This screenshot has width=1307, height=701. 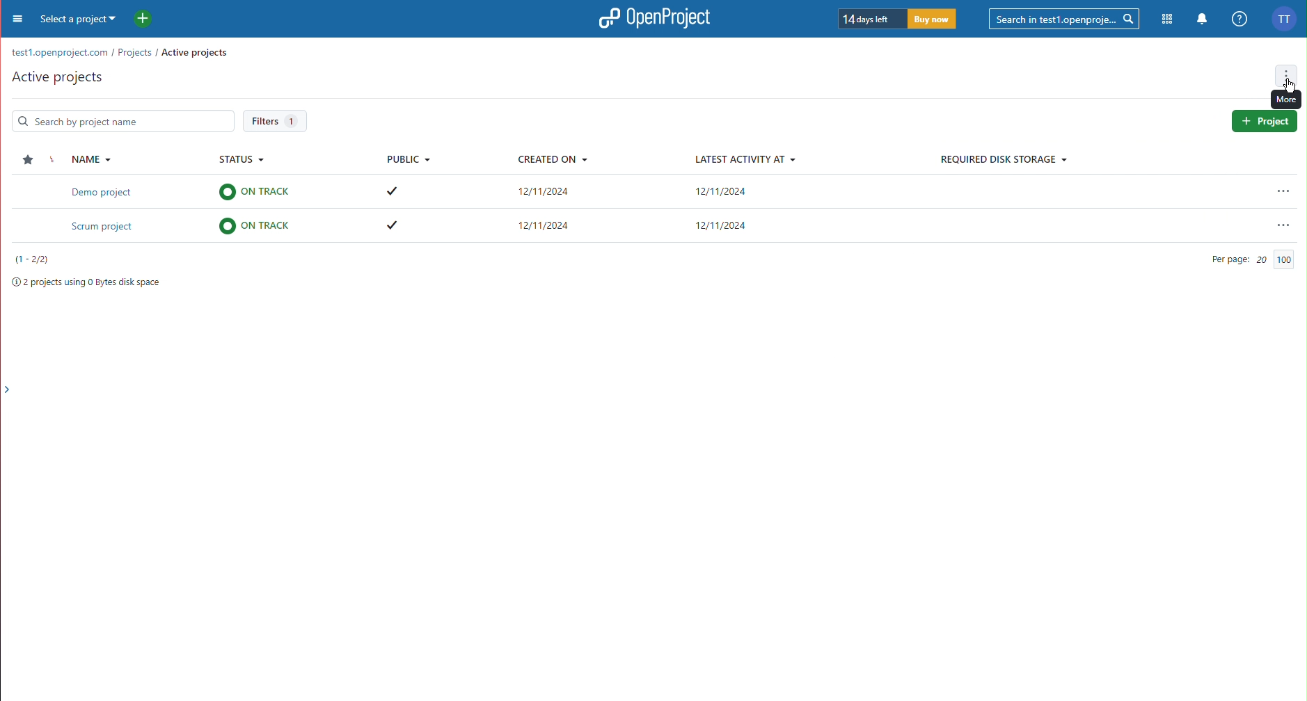 I want to click on Menu, so click(x=14, y=19).